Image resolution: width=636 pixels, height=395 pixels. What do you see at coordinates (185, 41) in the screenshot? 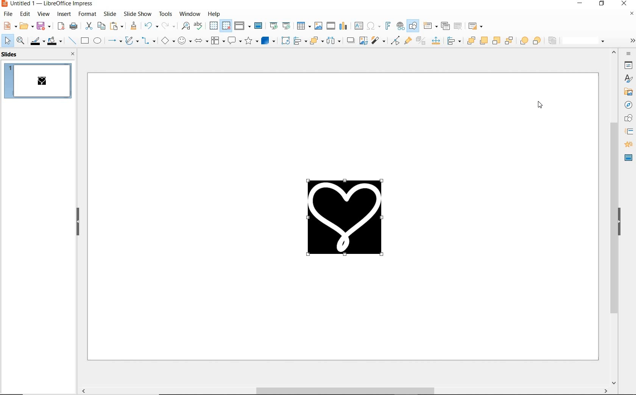
I see `symbol shapes` at bounding box center [185, 41].